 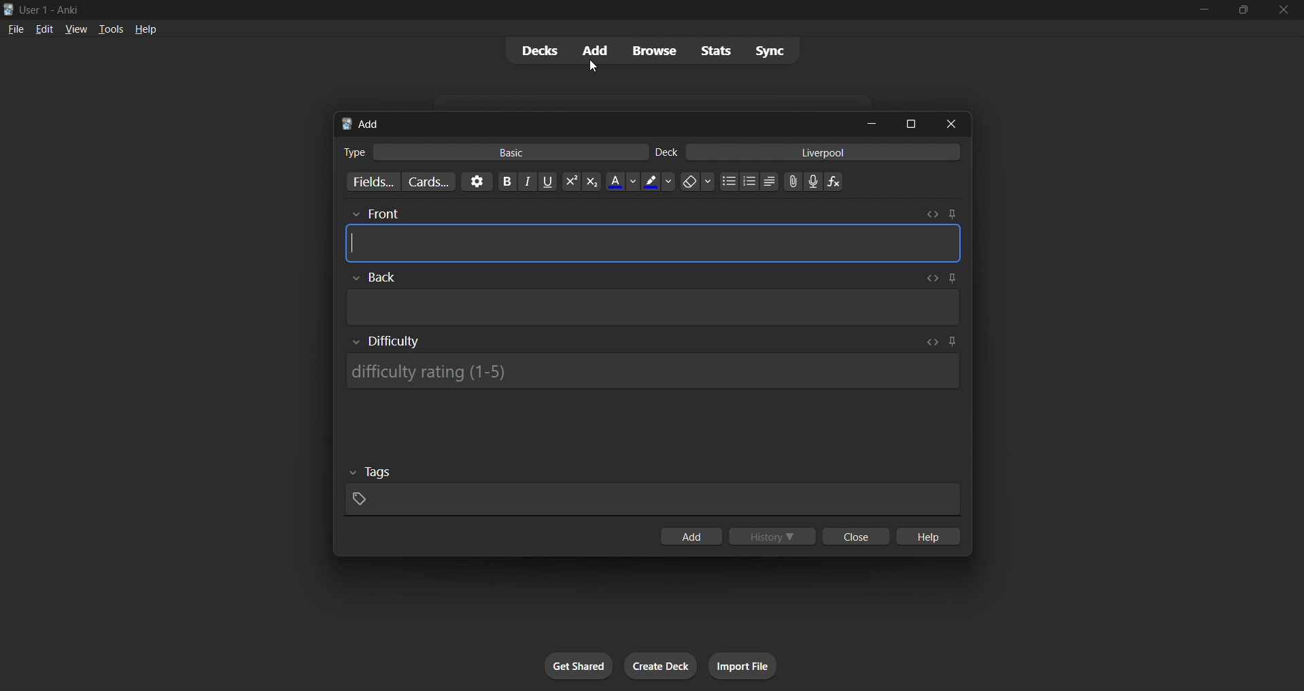 I want to click on add, so click(x=592, y=50).